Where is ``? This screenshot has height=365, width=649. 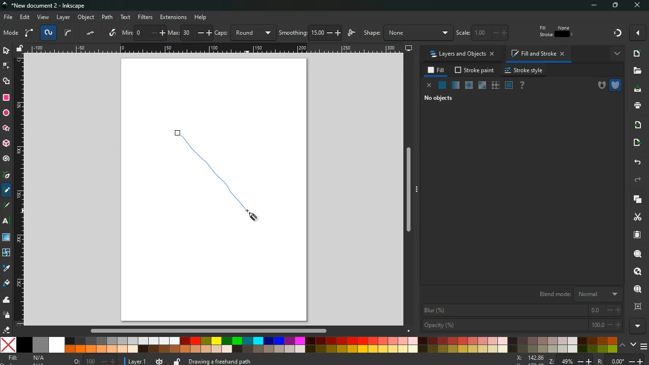
 is located at coordinates (215, 49).